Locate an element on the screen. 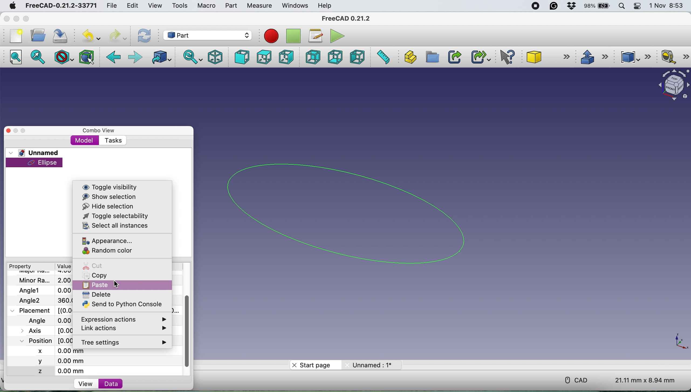  cad is located at coordinates (577, 379).